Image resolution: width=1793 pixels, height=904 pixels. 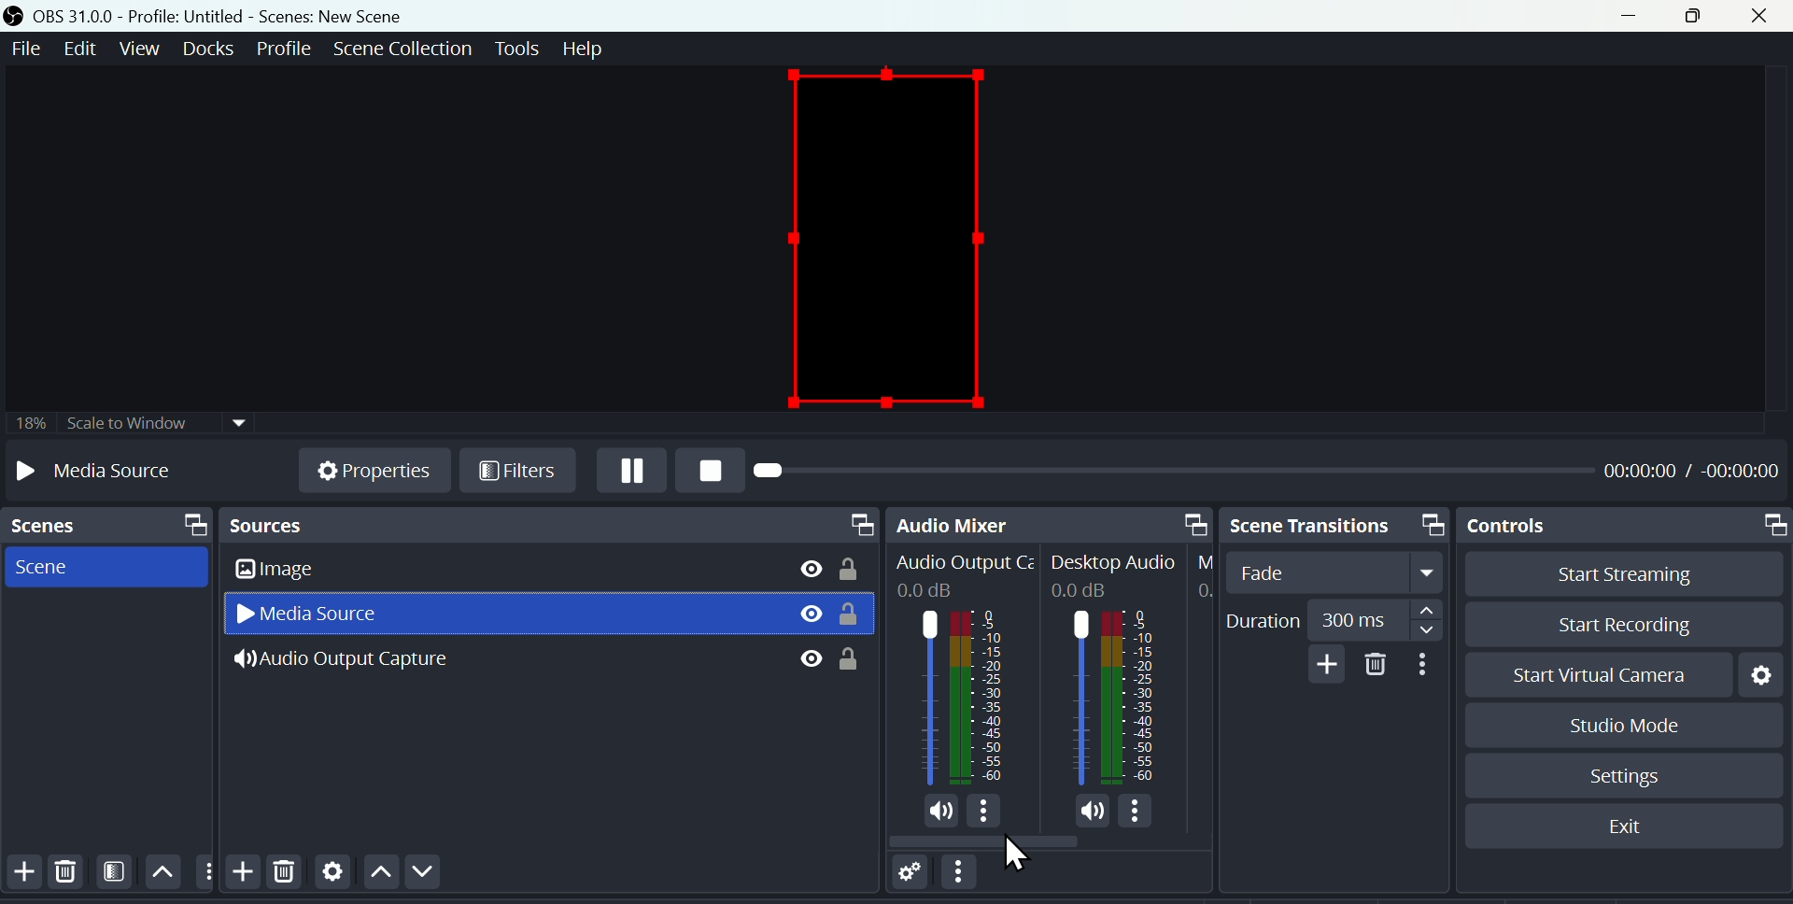 I want to click on Settings, so click(x=1761, y=672).